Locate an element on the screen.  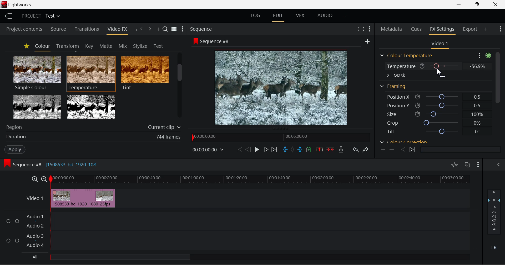
LOG Layout is located at coordinates (256, 15).